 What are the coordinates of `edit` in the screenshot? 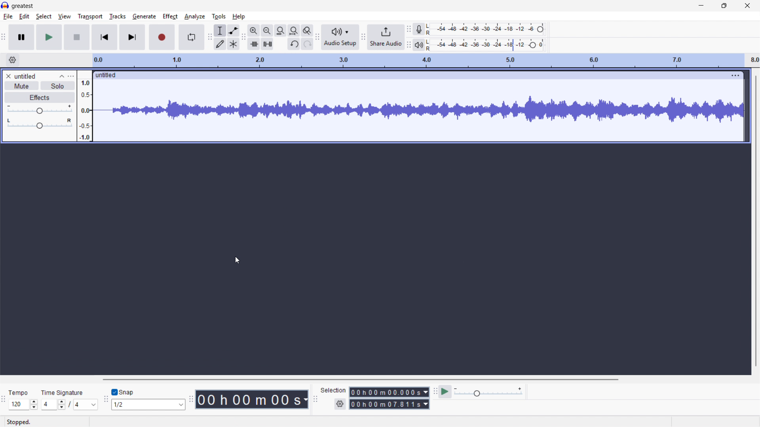 It's located at (25, 17).